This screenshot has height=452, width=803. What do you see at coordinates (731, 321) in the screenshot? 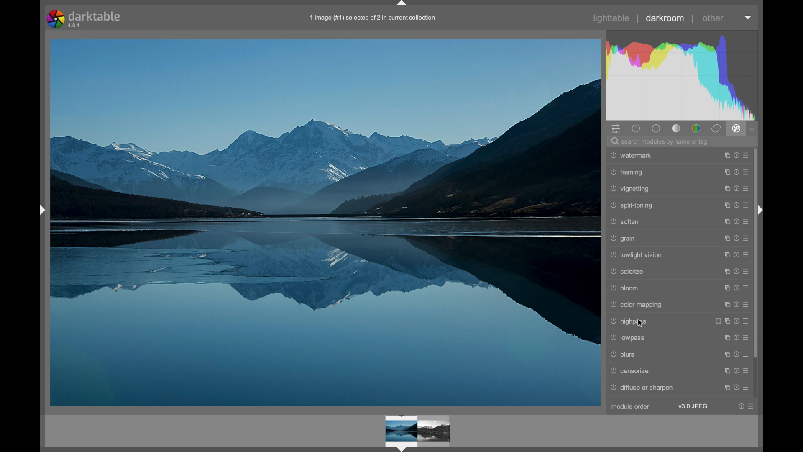
I see `more options` at bounding box center [731, 321].